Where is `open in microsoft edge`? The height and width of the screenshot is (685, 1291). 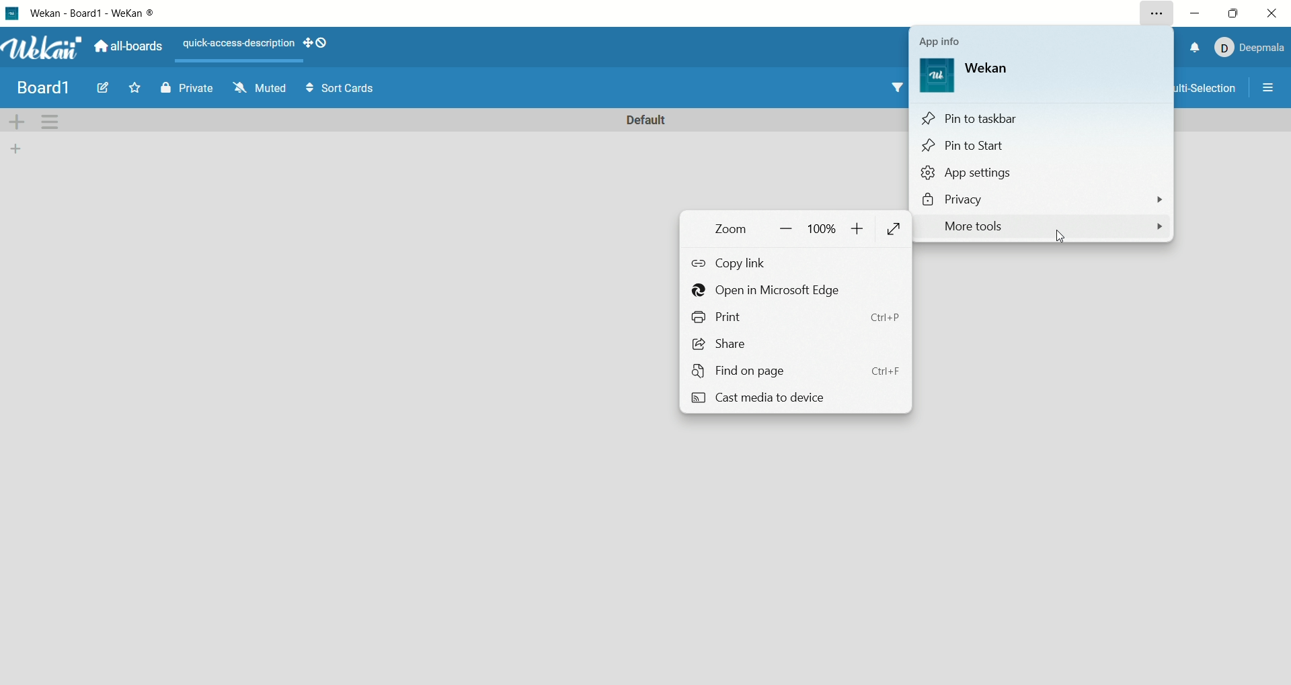 open in microsoft edge is located at coordinates (767, 293).